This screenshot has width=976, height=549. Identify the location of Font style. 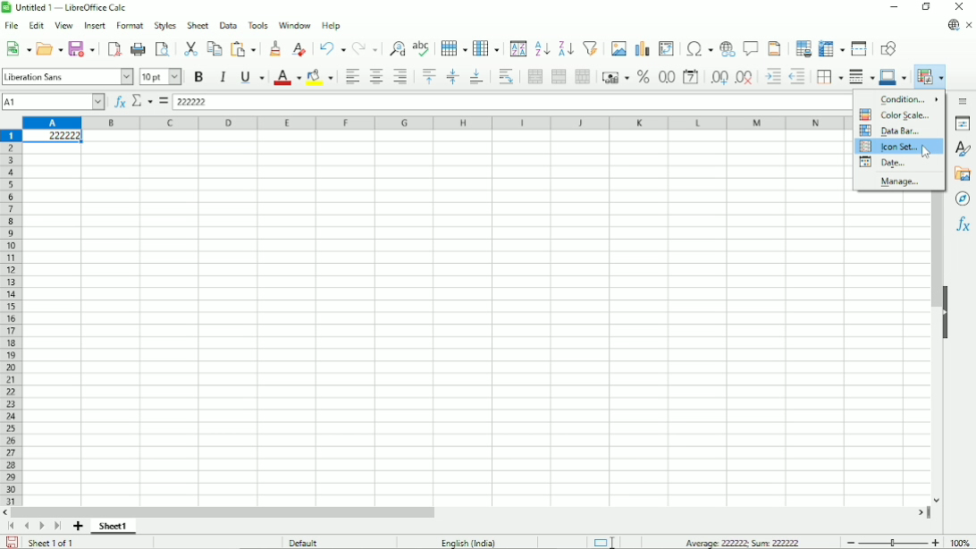
(67, 77).